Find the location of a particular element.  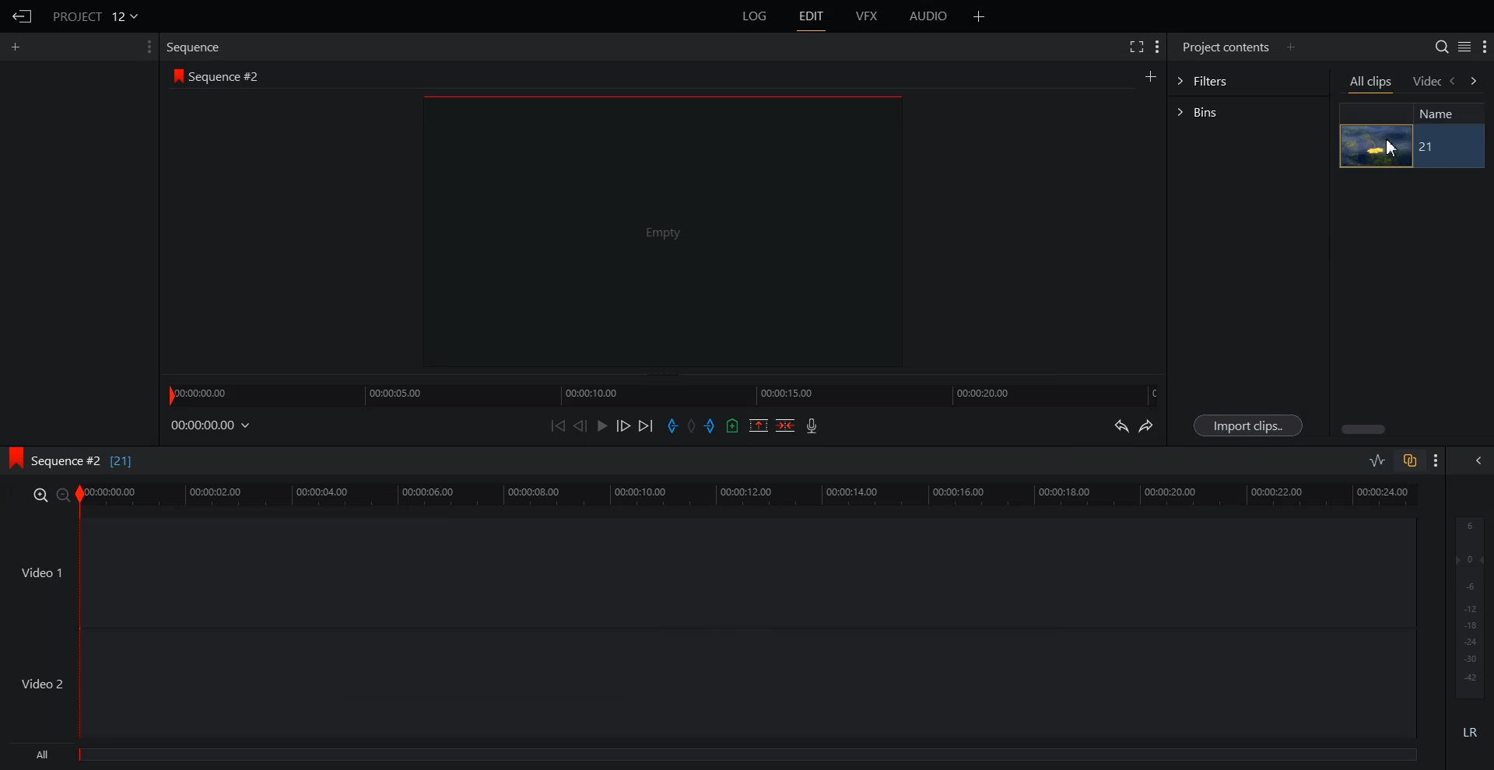

Show All audio menu is located at coordinates (1477, 460).